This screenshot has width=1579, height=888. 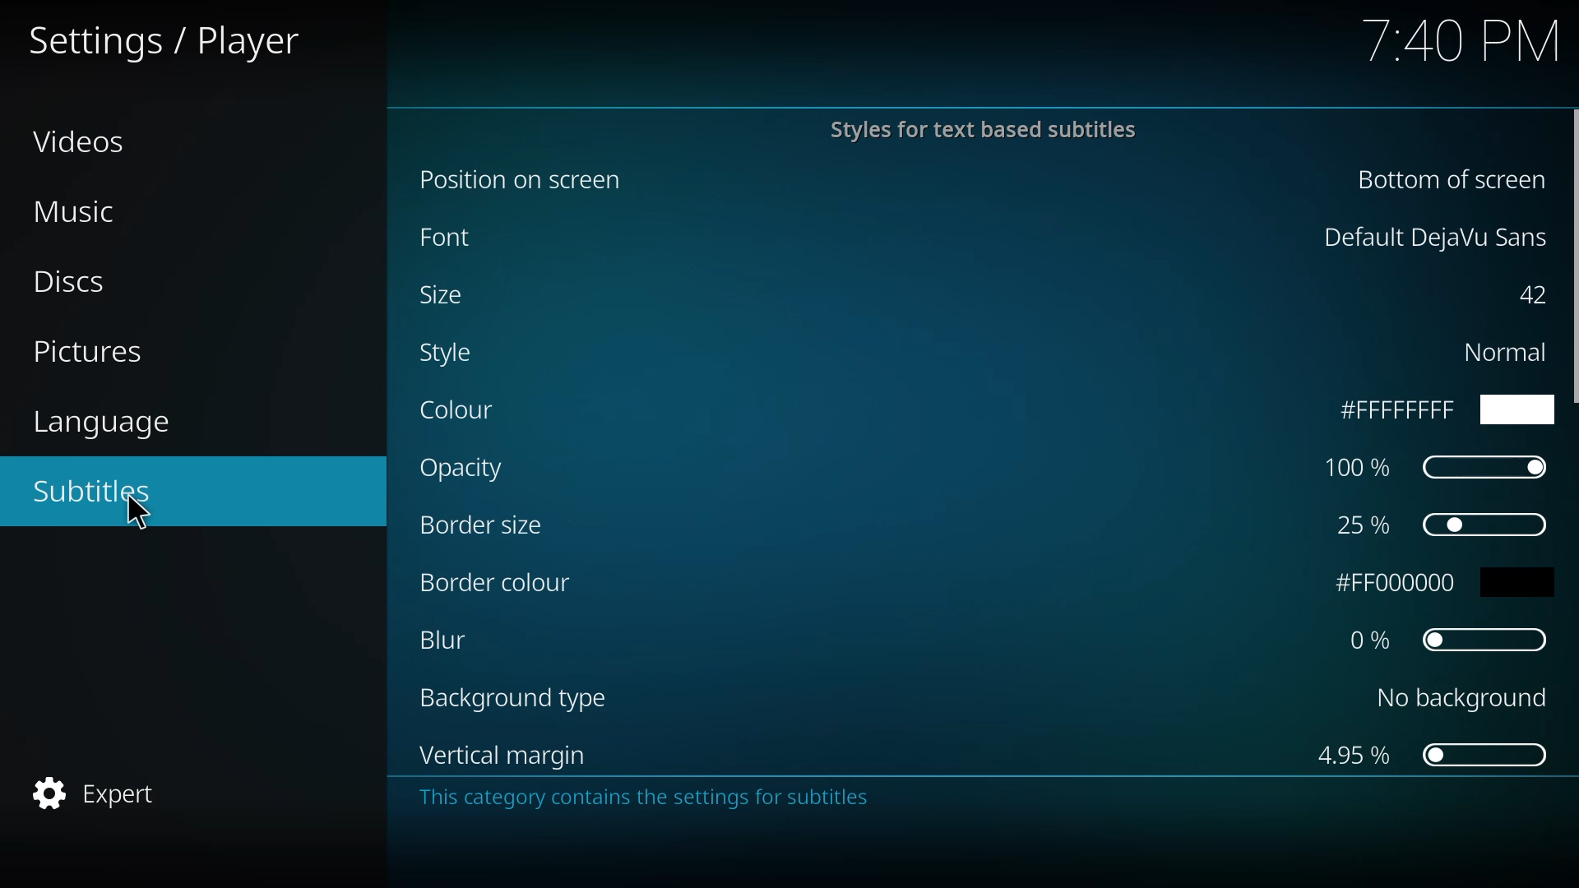 I want to click on position, so click(x=521, y=178).